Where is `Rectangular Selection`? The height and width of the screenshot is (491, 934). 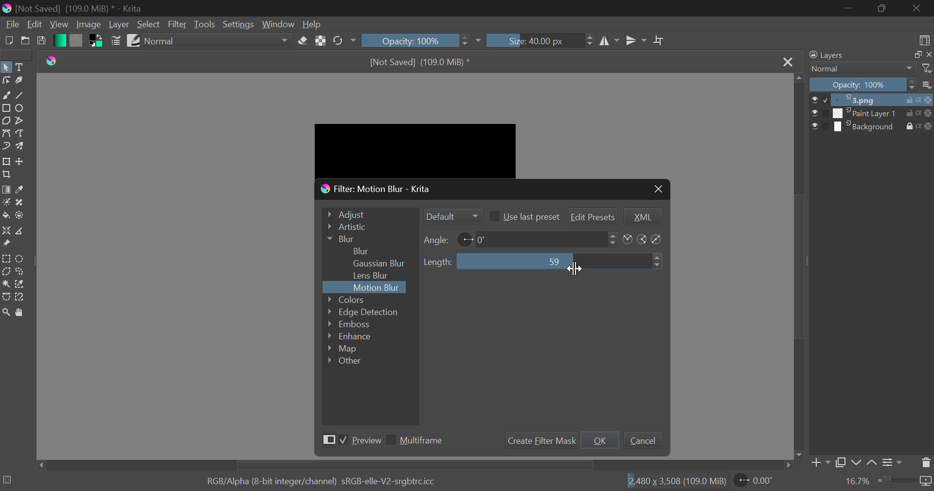
Rectangular Selection is located at coordinates (6, 259).